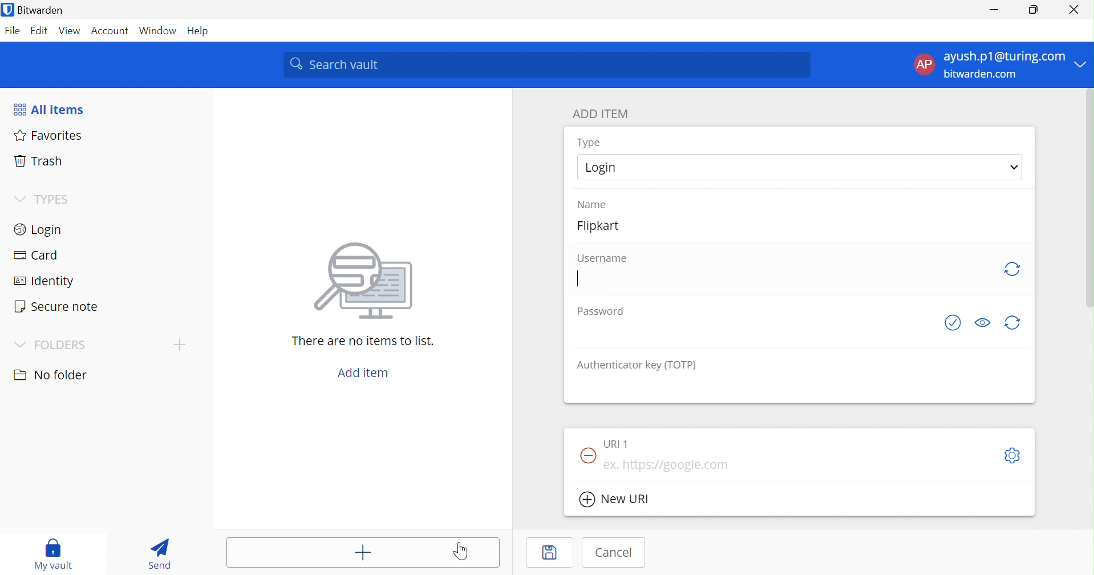 This screenshot has width=1094, height=575. I want to click on Search Vault, so click(548, 64).